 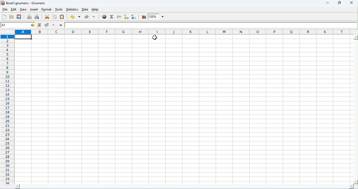 I want to click on space for horizontal scroll bar, so click(x=184, y=187).